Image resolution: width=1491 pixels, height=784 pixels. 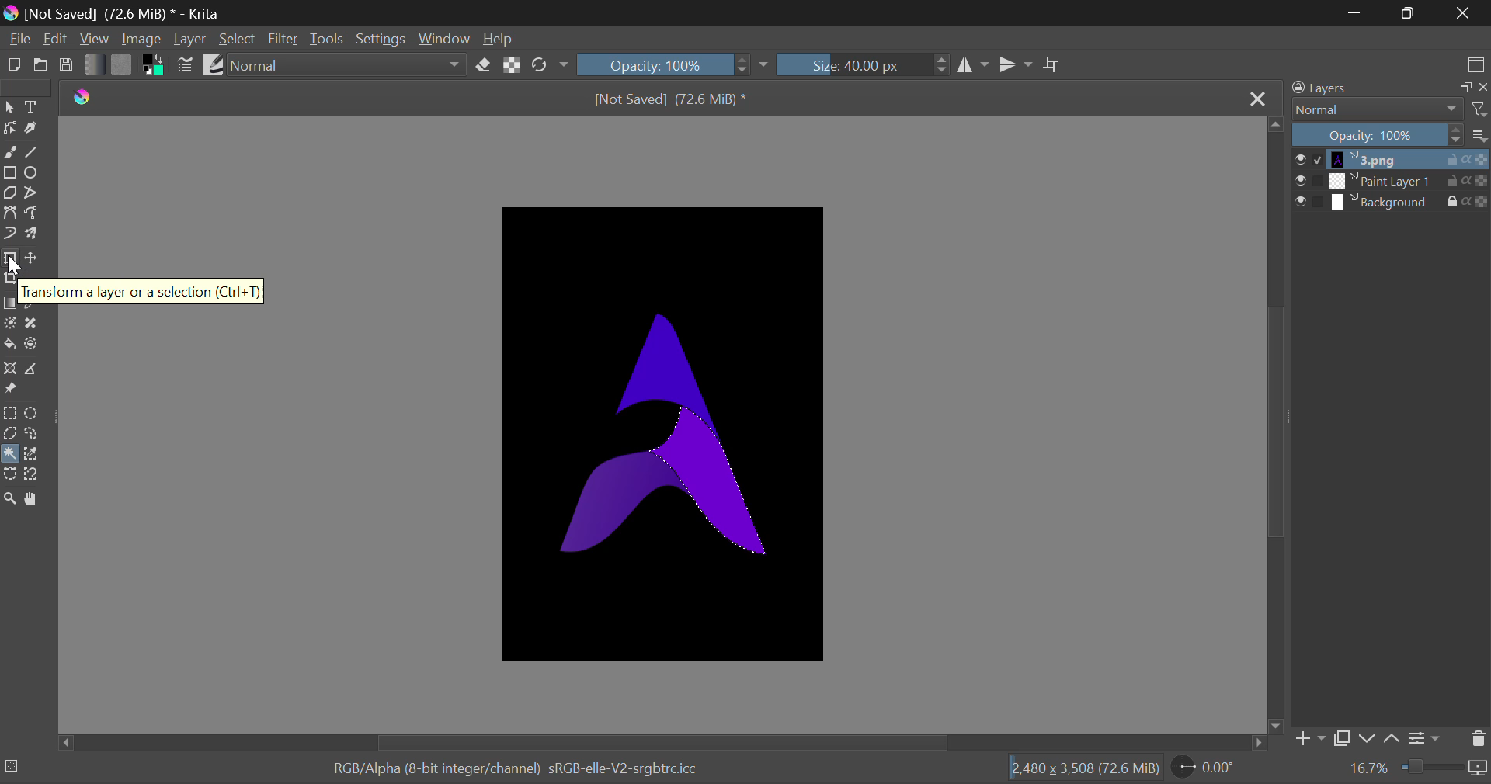 I want to click on Settings, so click(x=378, y=39).